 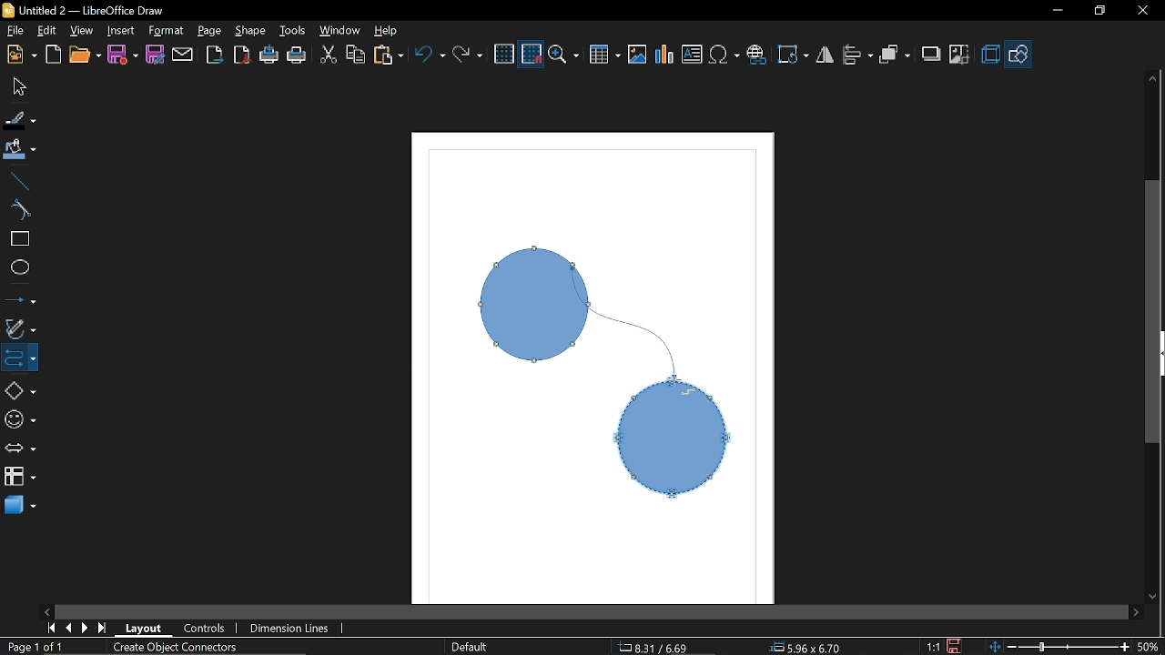 I want to click on Current page, so click(x=35, y=648).